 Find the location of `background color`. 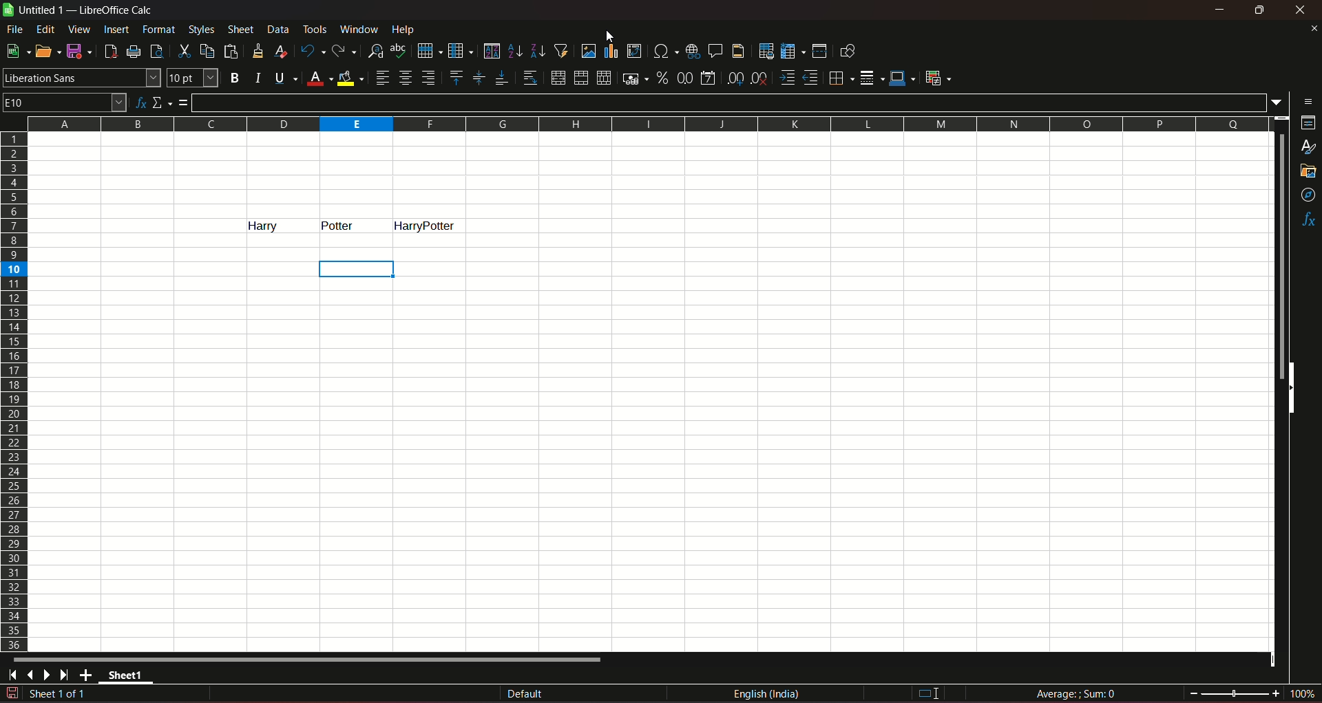

background color is located at coordinates (351, 78).